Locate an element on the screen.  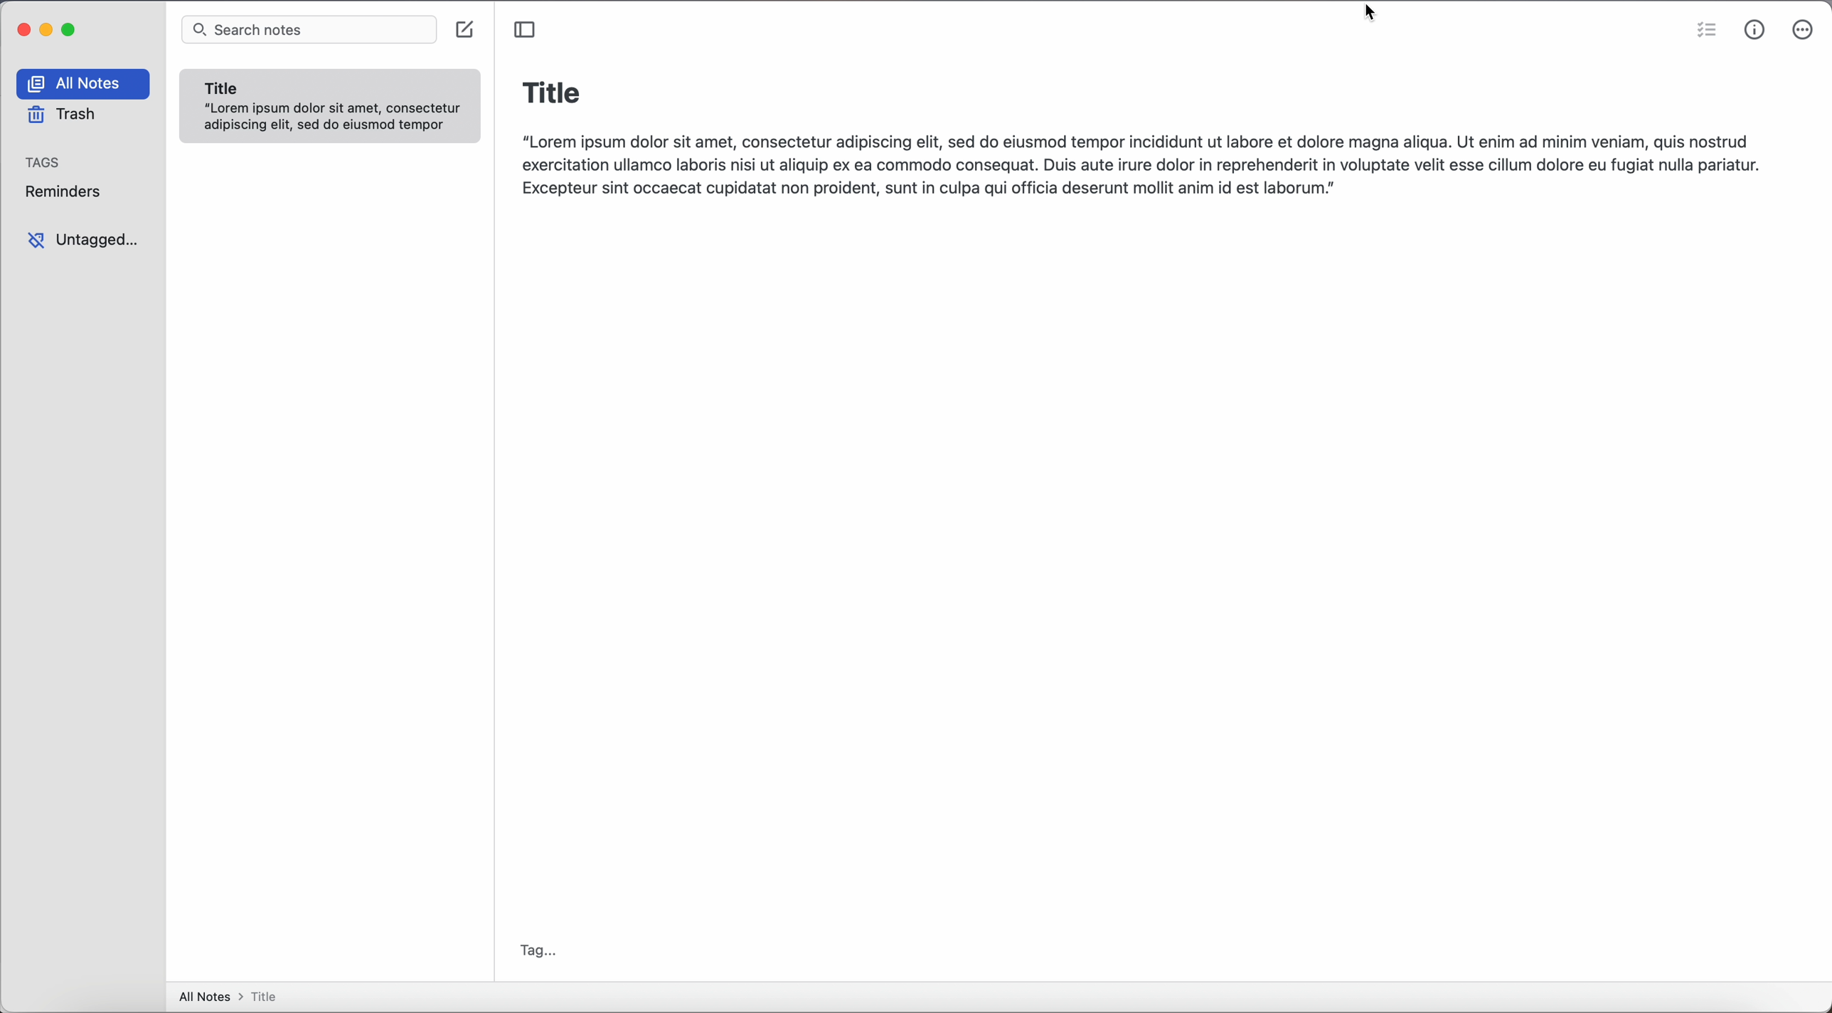
search bar is located at coordinates (309, 31).